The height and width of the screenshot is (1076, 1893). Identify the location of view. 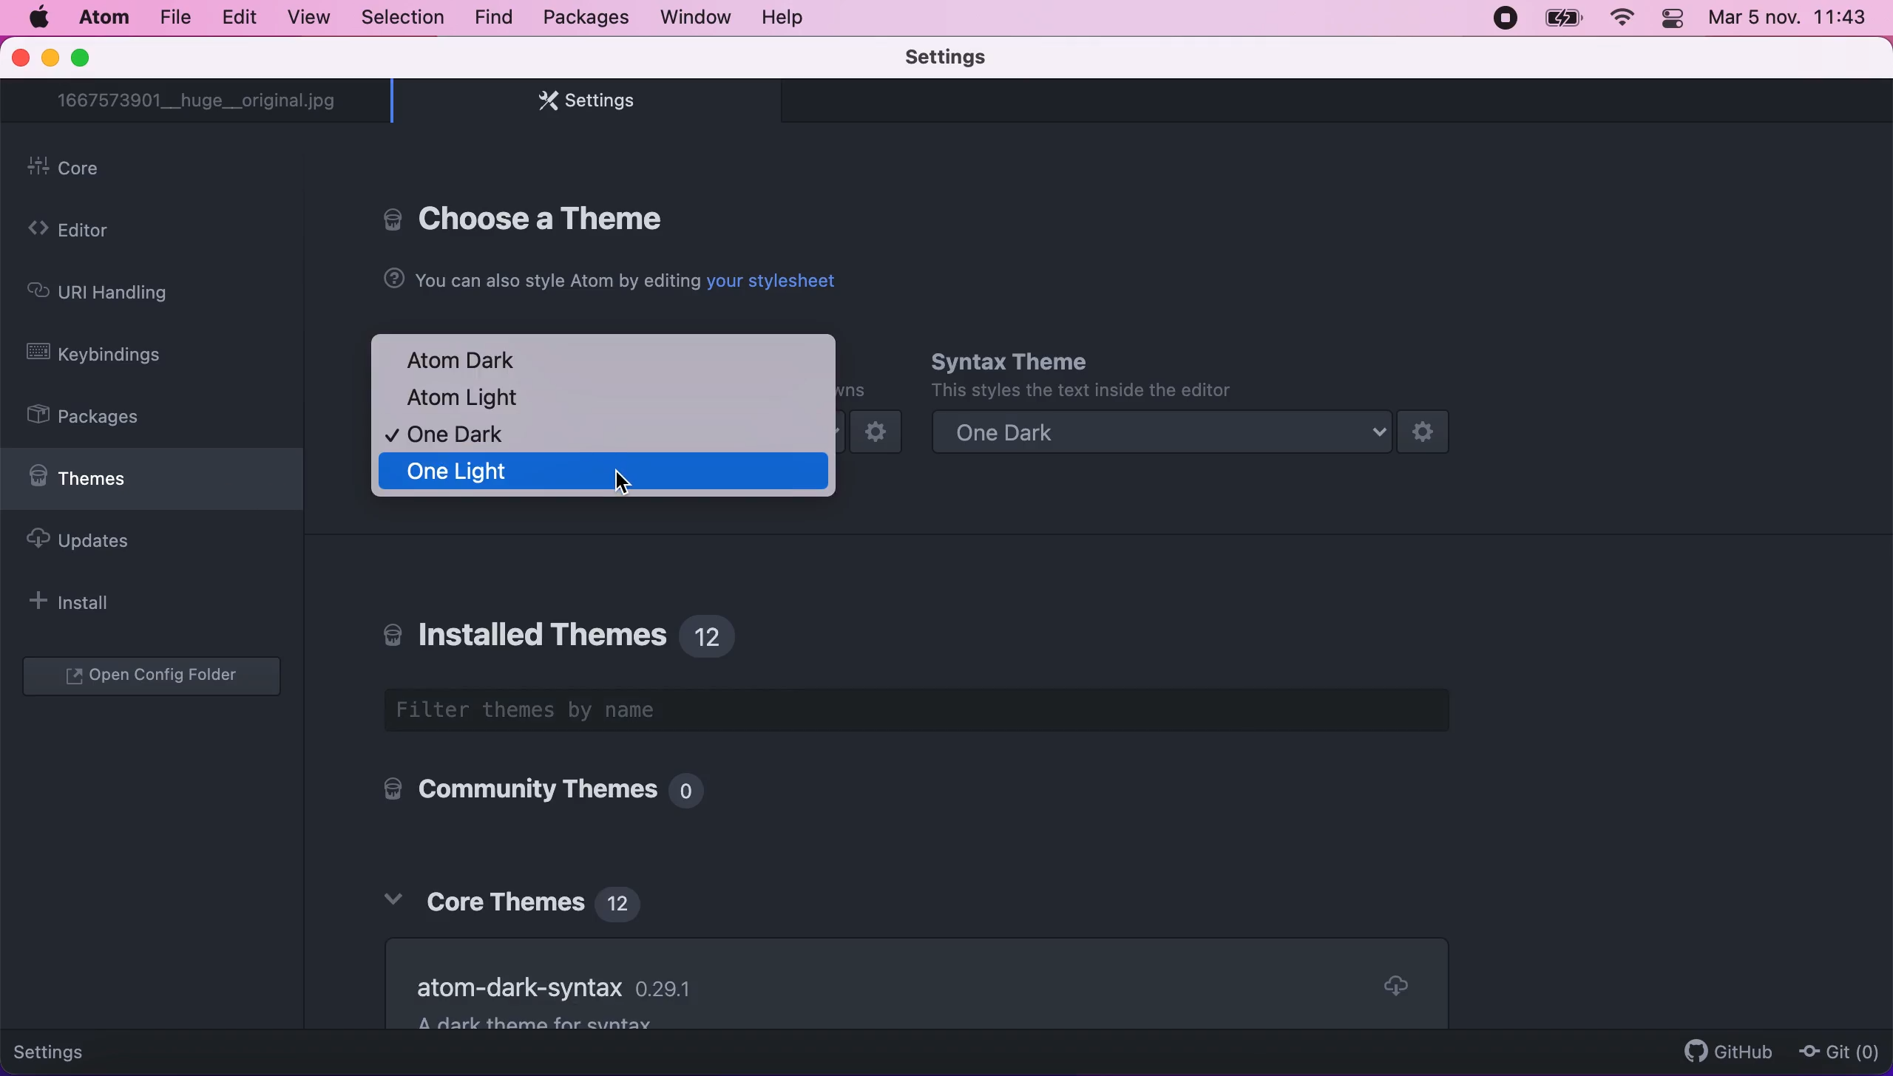
(305, 19).